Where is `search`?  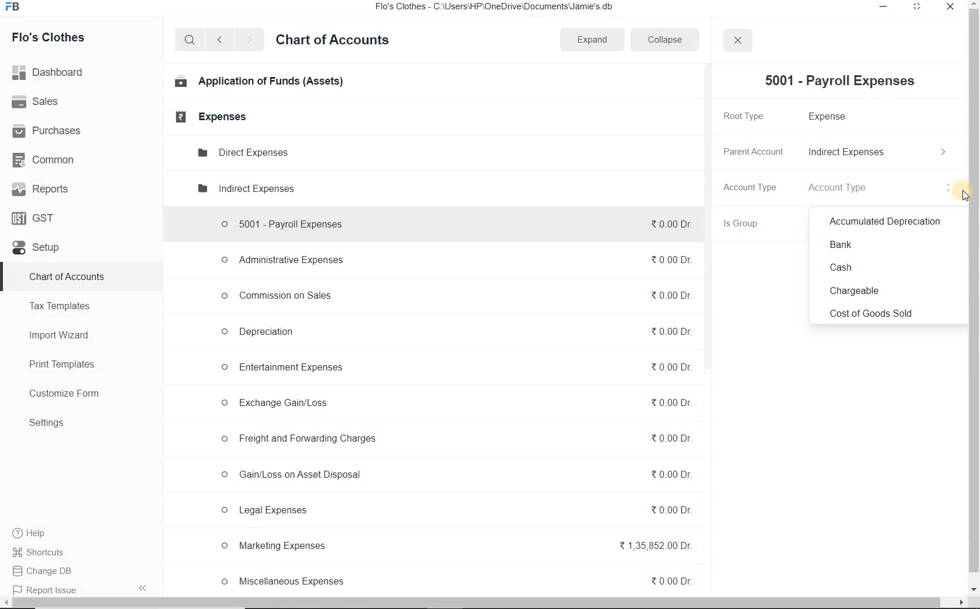 search is located at coordinates (188, 40).